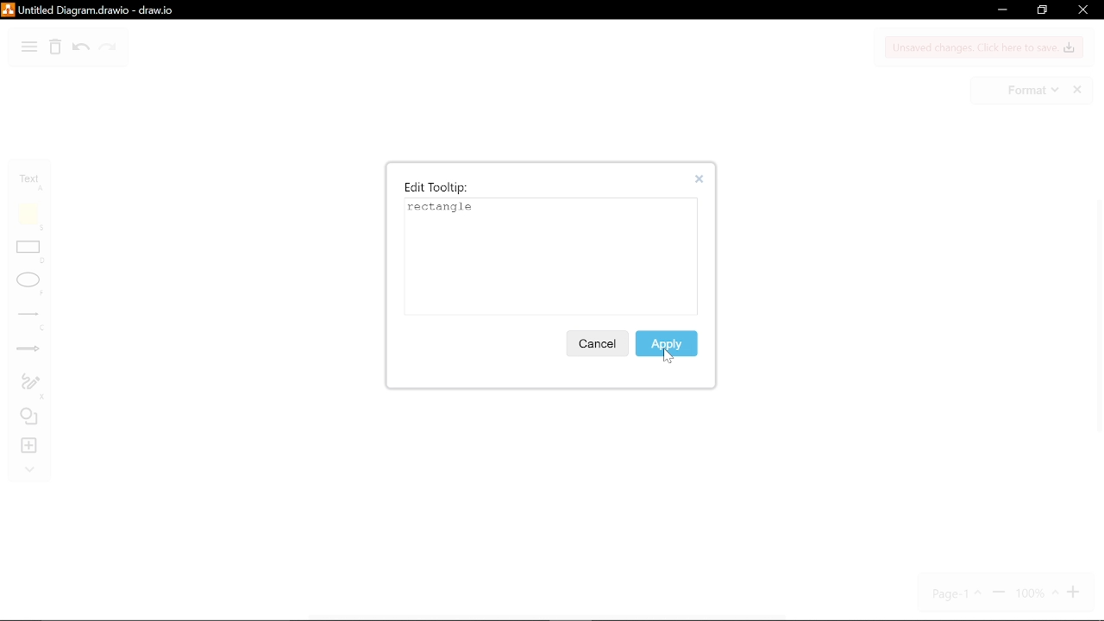 Image resolution: width=1104 pixels, height=621 pixels. Describe the element at coordinates (999, 593) in the screenshot. I see `zoom out` at that location.